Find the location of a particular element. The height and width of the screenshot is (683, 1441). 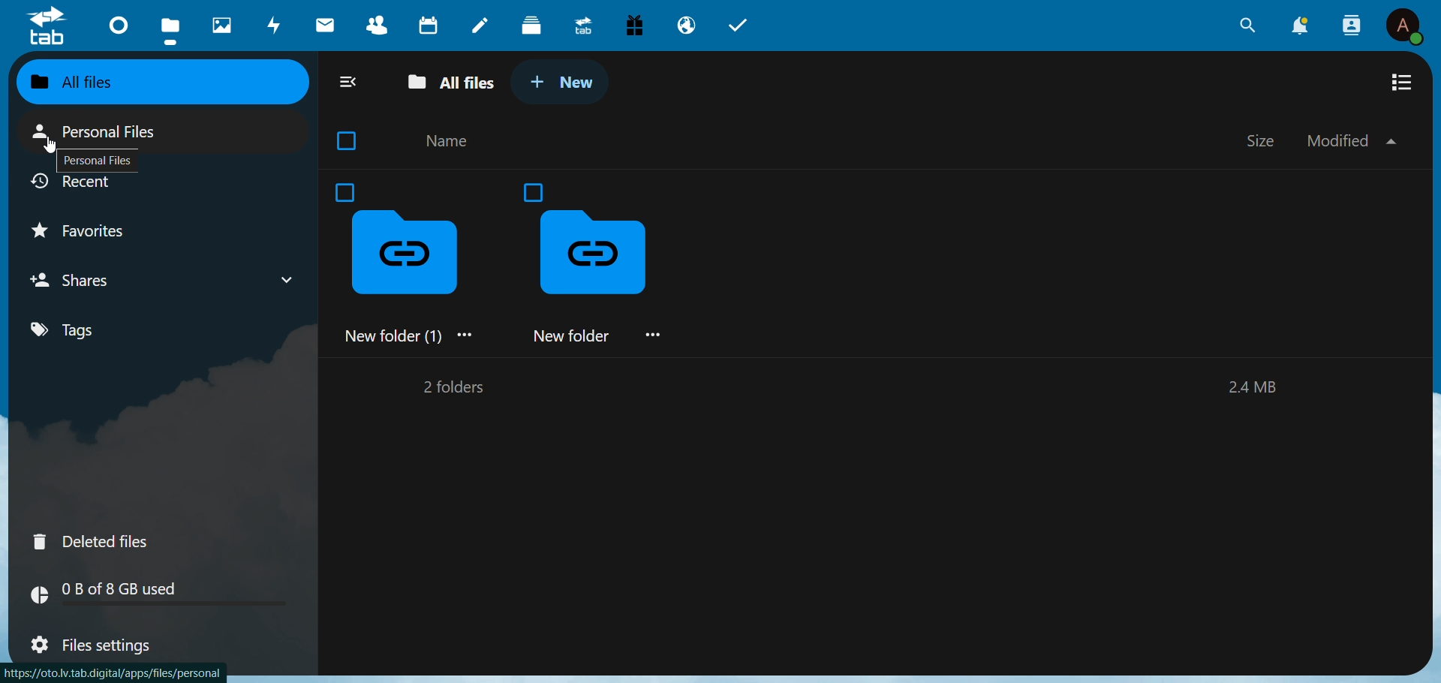

personal files is located at coordinates (104, 132).